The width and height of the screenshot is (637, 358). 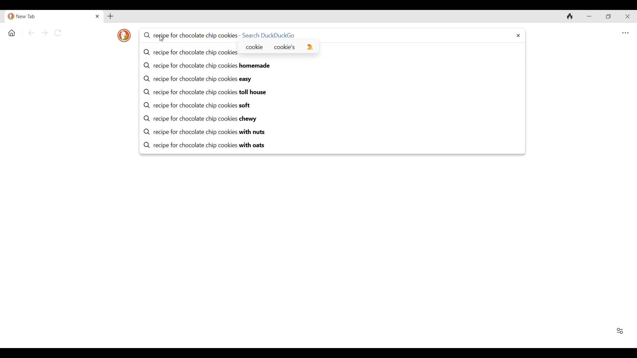 I want to click on Browser settings, so click(x=625, y=33).